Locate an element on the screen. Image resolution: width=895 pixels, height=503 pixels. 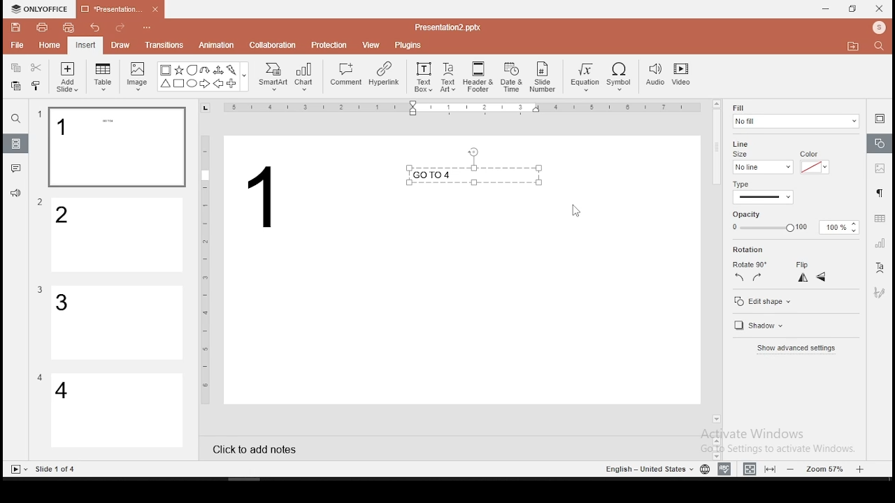
add slide is located at coordinates (67, 77).